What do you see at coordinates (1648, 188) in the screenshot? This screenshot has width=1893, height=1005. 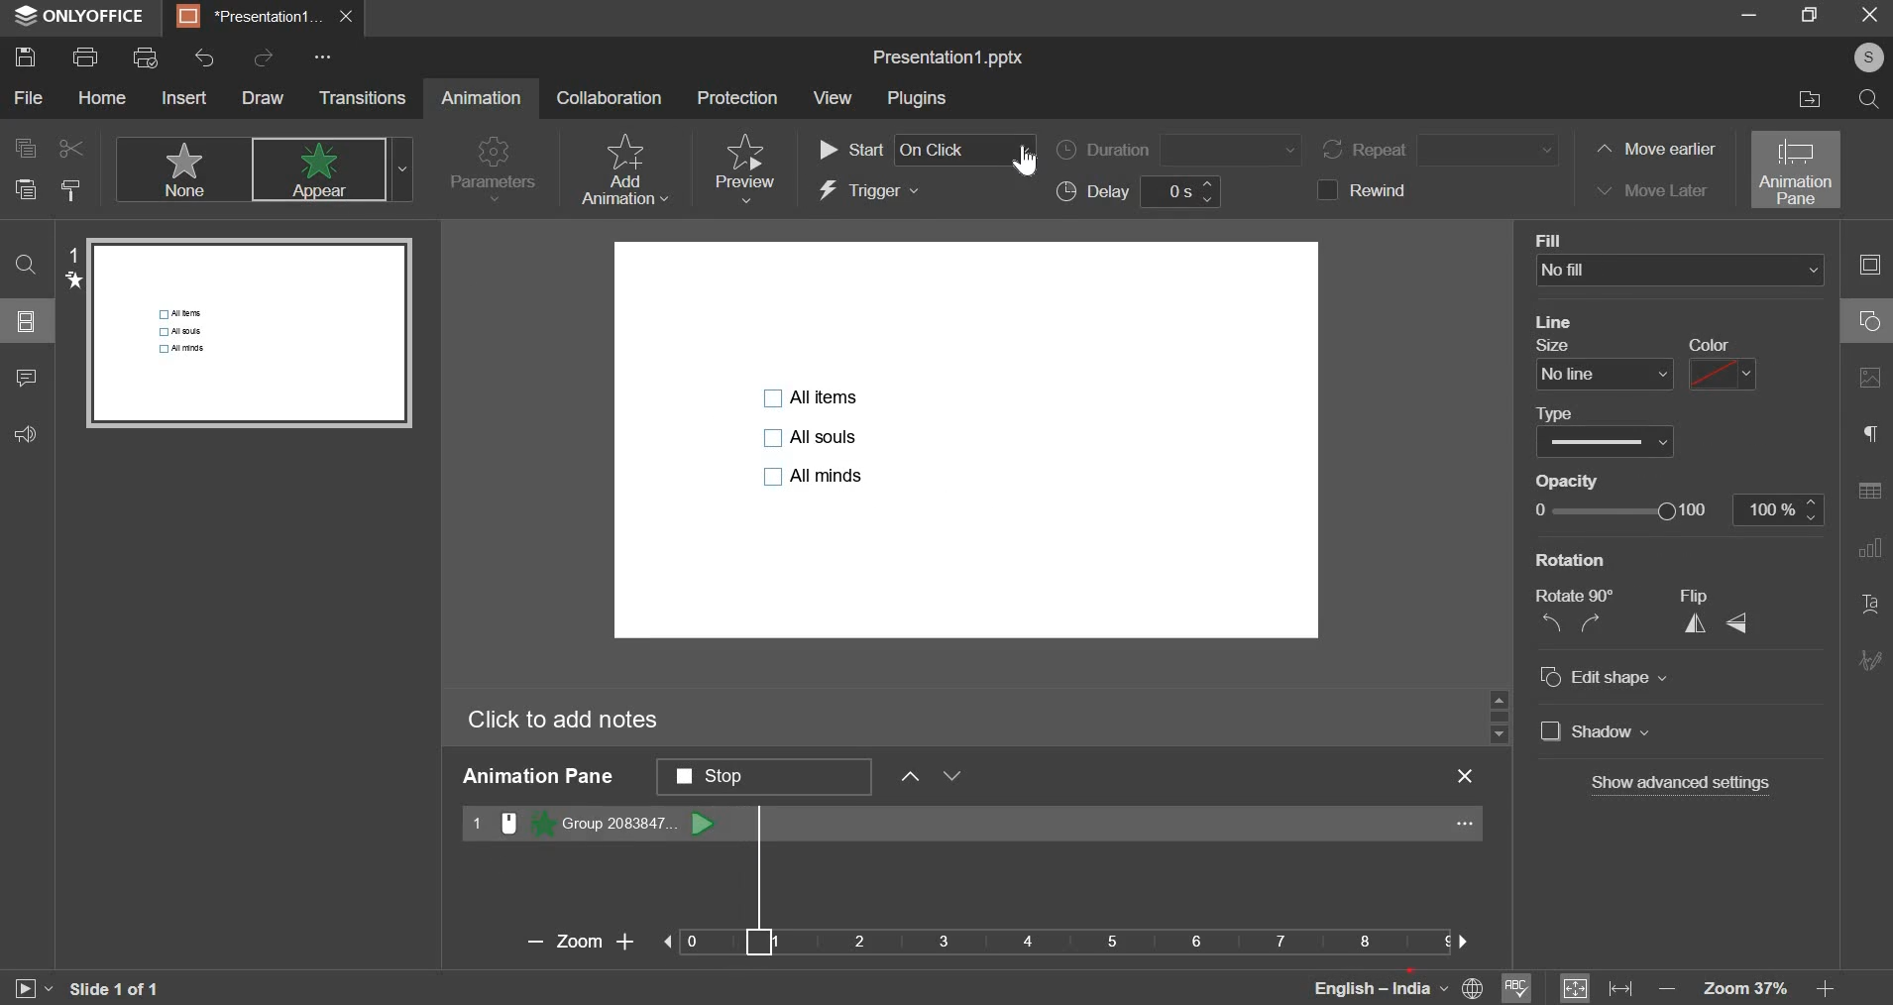 I see `move later` at bounding box center [1648, 188].